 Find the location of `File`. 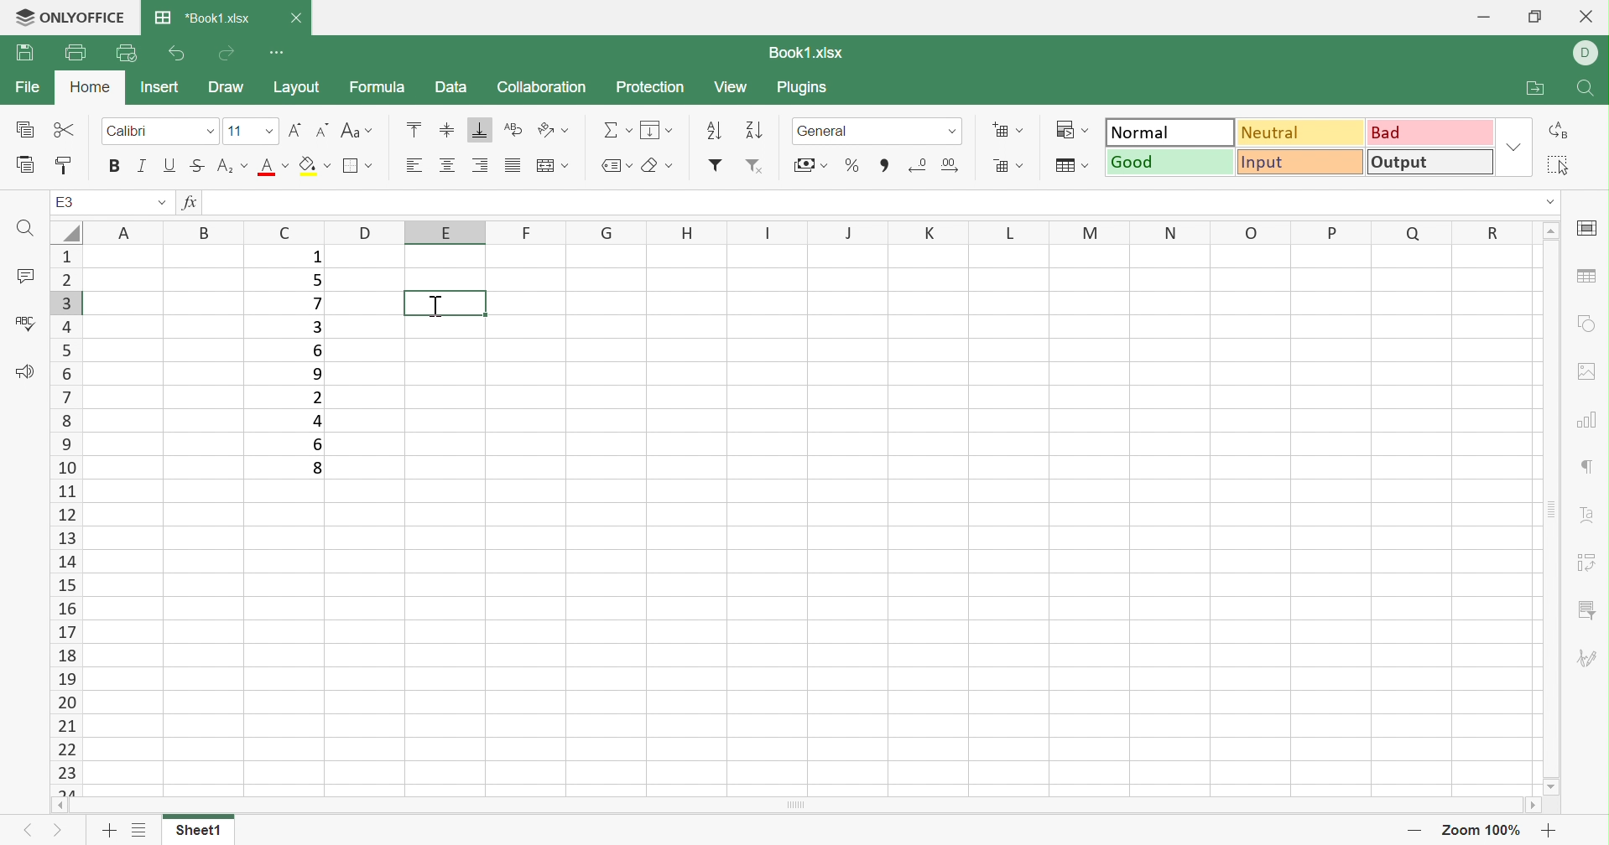

File is located at coordinates (29, 86).